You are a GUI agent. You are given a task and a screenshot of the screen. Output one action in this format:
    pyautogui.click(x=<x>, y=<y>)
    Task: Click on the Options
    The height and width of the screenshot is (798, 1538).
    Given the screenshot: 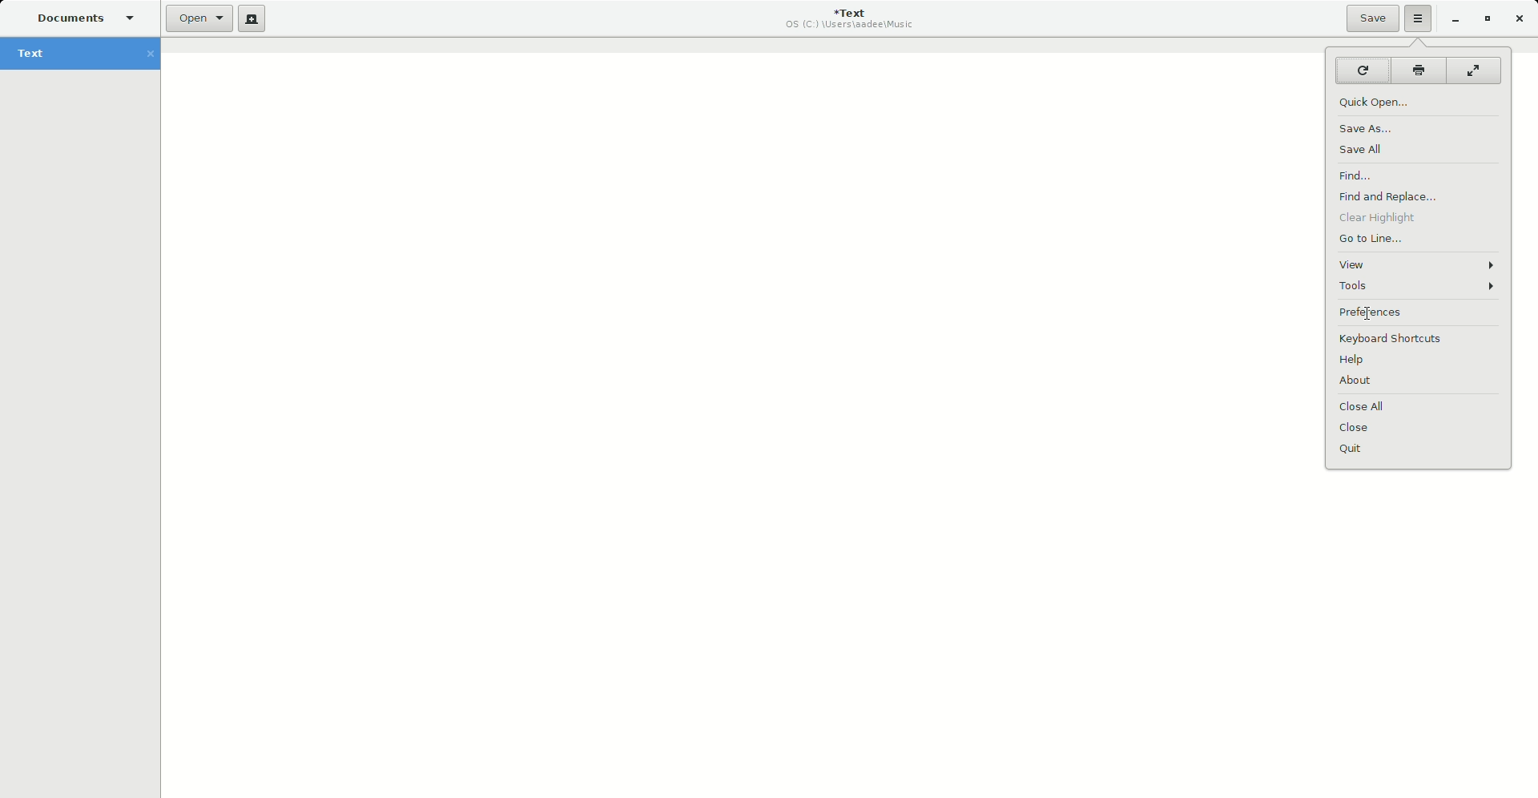 What is the action you would take?
    pyautogui.click(x=1419, y=18)
    